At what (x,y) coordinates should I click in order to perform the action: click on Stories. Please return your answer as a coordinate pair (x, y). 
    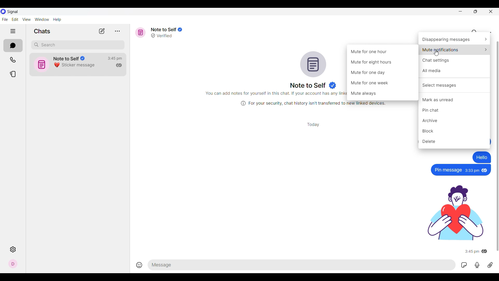
    Looking at the image, I should click on (13, 74).